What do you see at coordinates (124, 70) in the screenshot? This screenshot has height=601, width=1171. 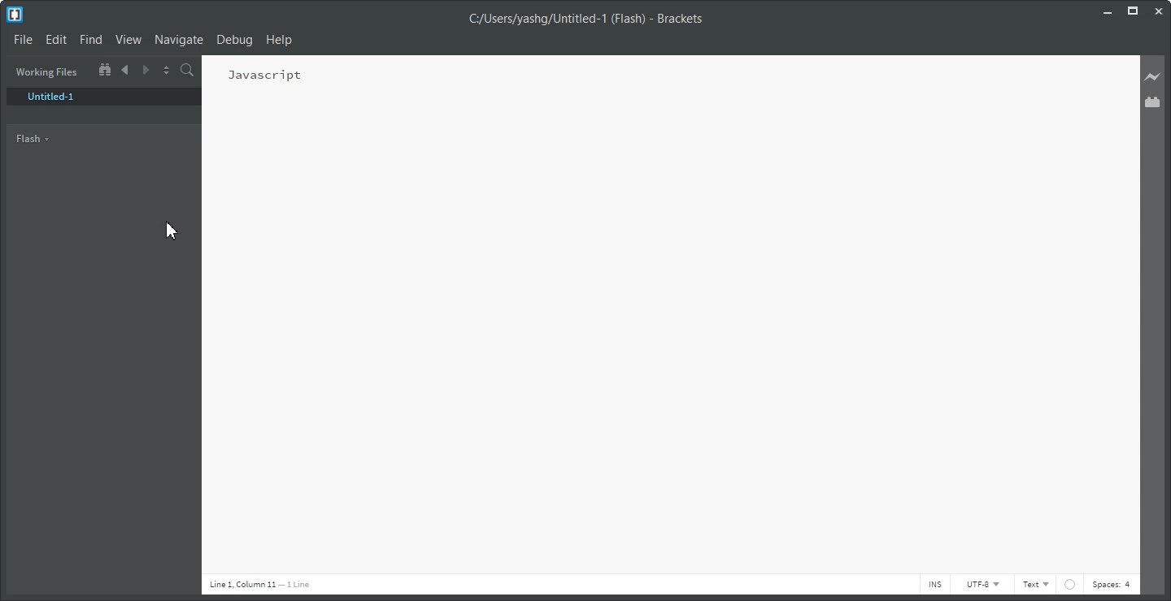 I see `Navigate Backwards` at bounding box center [124, 70].